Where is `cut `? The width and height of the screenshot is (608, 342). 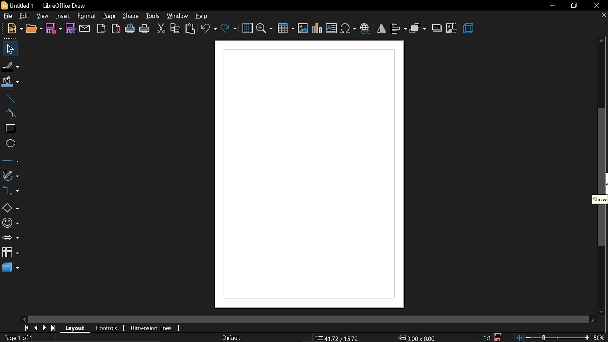
cut  is located at coordinates (161, 28).